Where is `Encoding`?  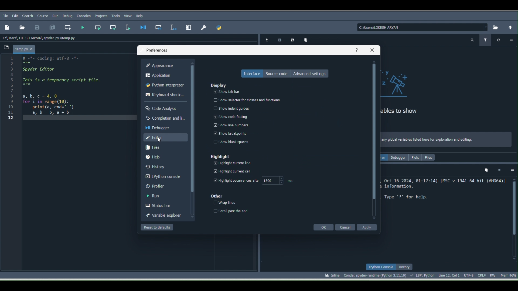
Encoding is located at coordinates (470, 275).